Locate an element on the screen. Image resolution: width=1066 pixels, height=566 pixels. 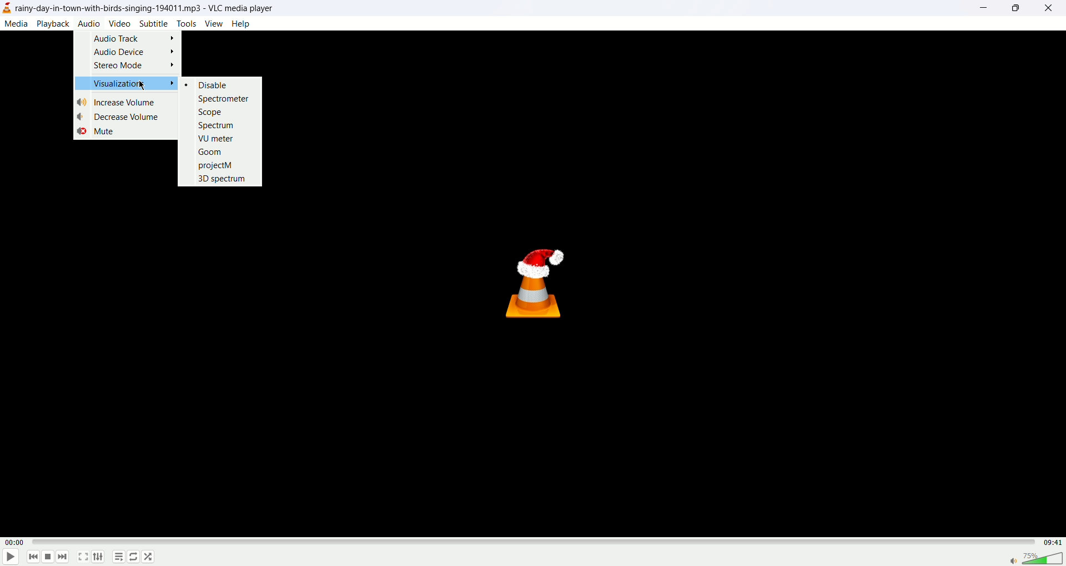
stop is located at coordinates (48, 557).